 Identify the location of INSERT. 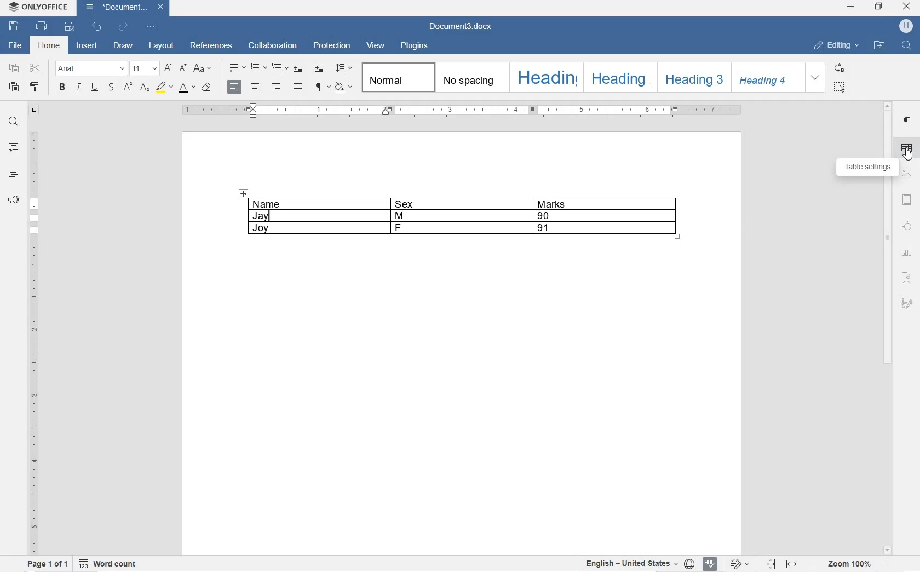
(88, 46).